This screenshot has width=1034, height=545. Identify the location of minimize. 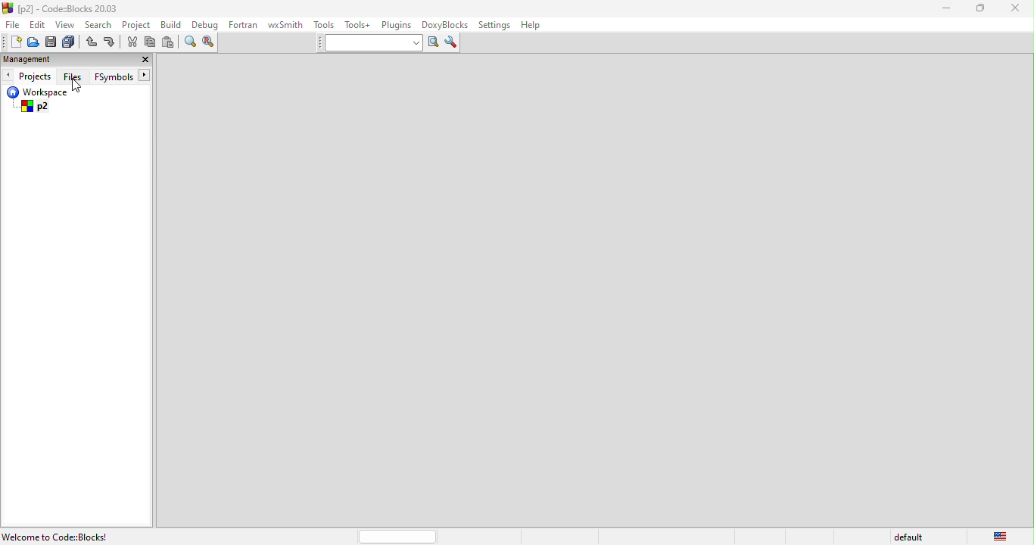
(949, 9).